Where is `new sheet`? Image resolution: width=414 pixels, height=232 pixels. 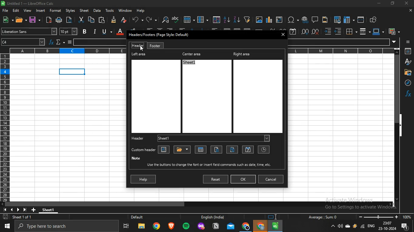 new sheet is located at coordinates (35, 209).